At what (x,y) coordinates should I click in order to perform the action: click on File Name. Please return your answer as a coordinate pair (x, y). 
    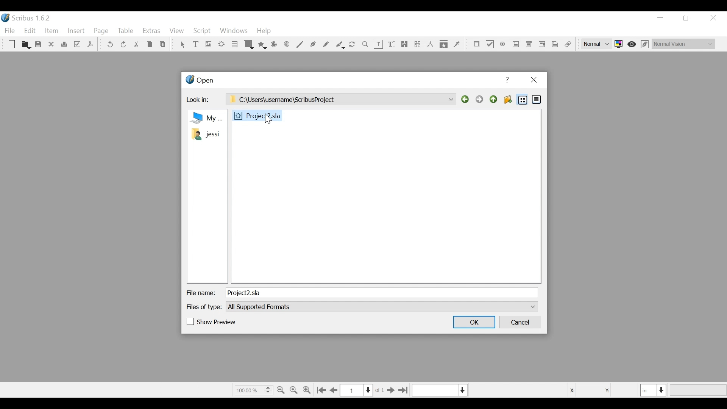
    Looking at the image, I should click on (201, 293).